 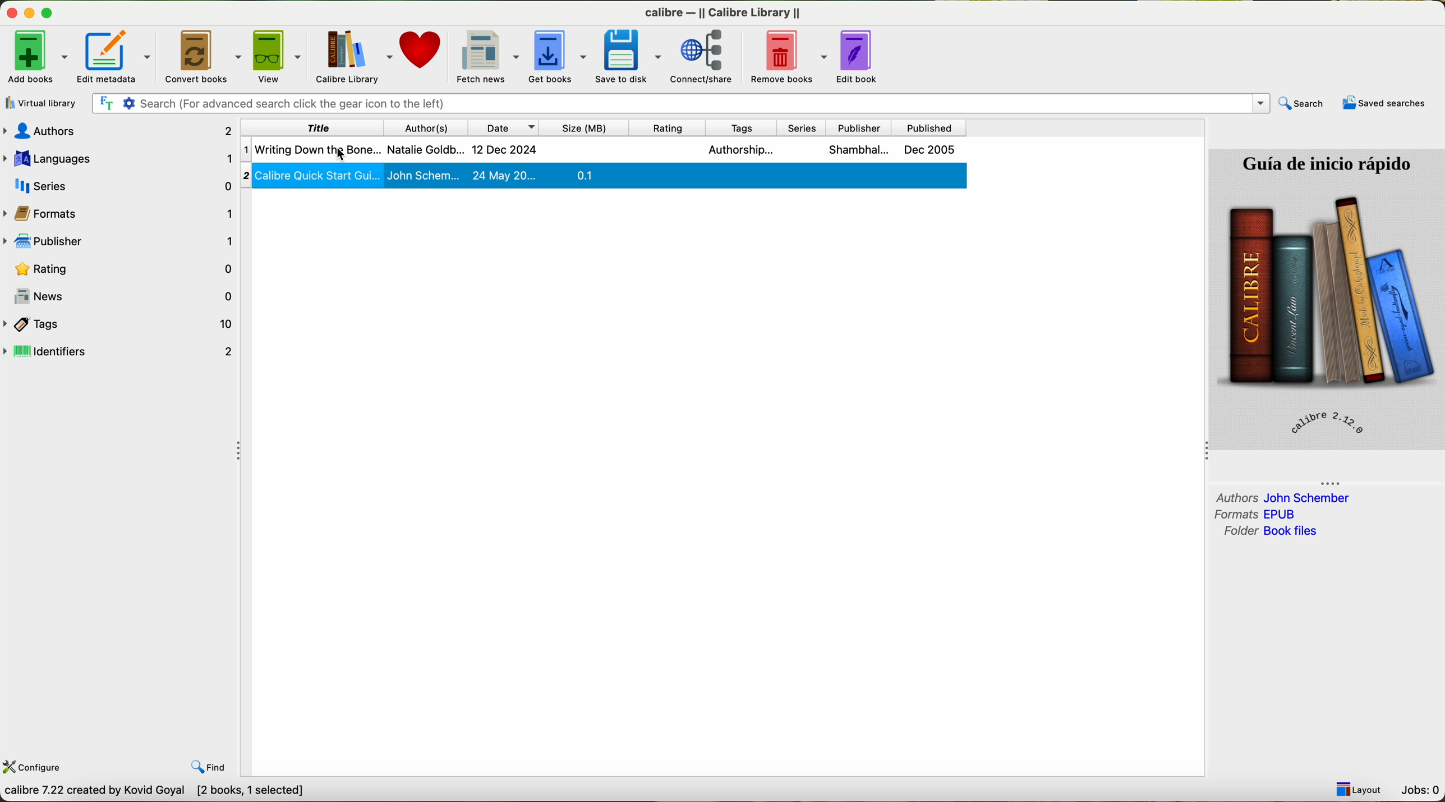 I want to click on donate, so click(x=422, y=49).